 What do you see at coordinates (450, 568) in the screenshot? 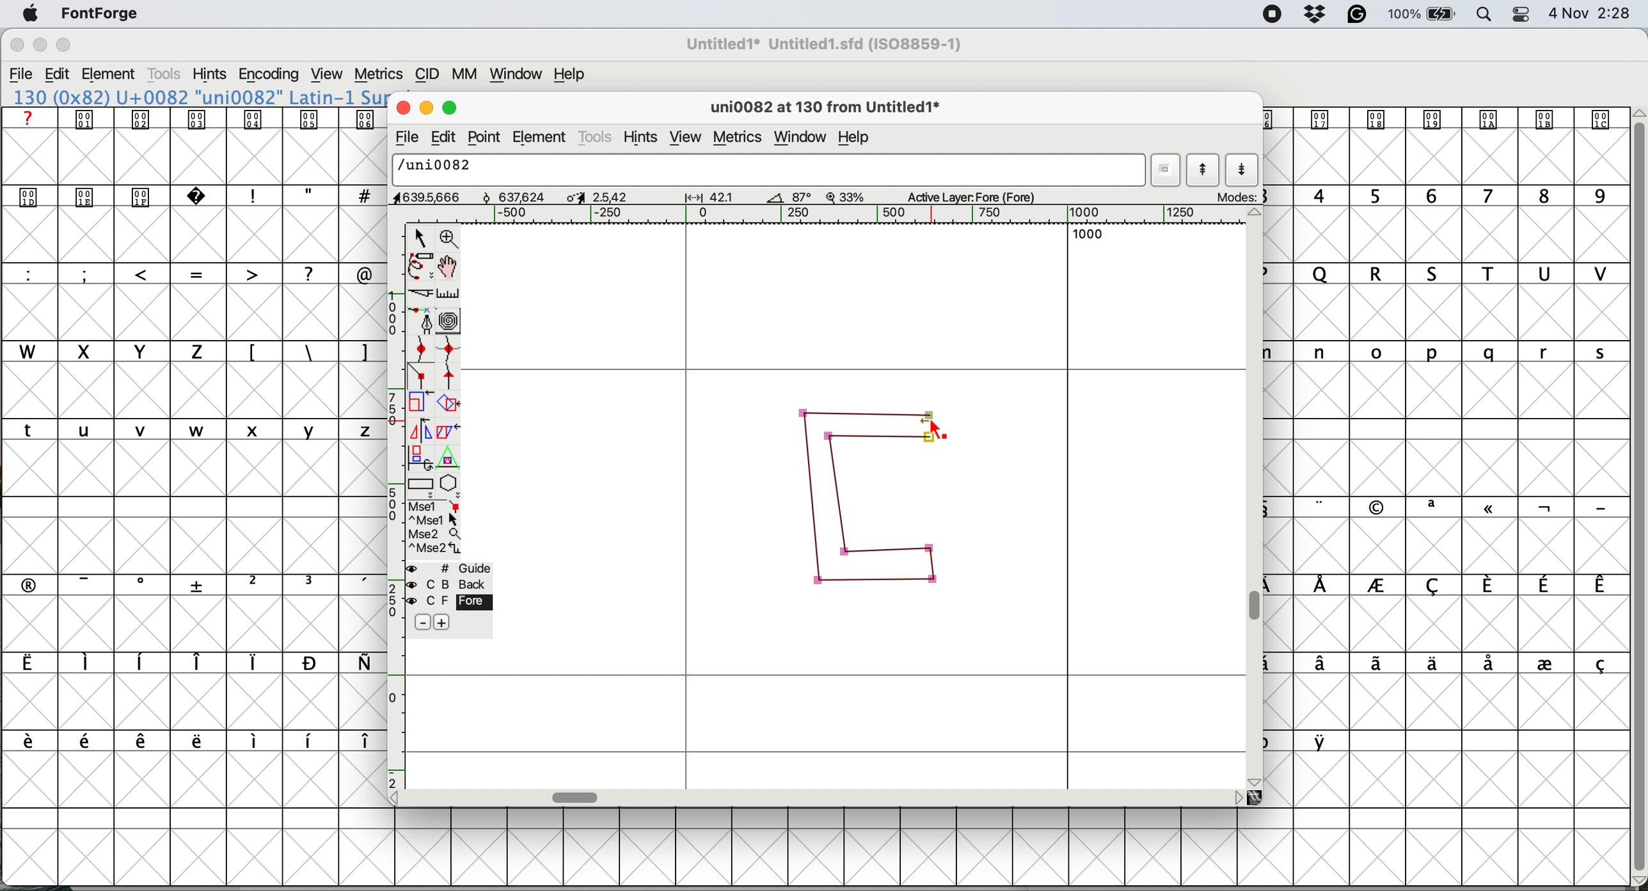
I see `guide` at bounding box center [450, 568].